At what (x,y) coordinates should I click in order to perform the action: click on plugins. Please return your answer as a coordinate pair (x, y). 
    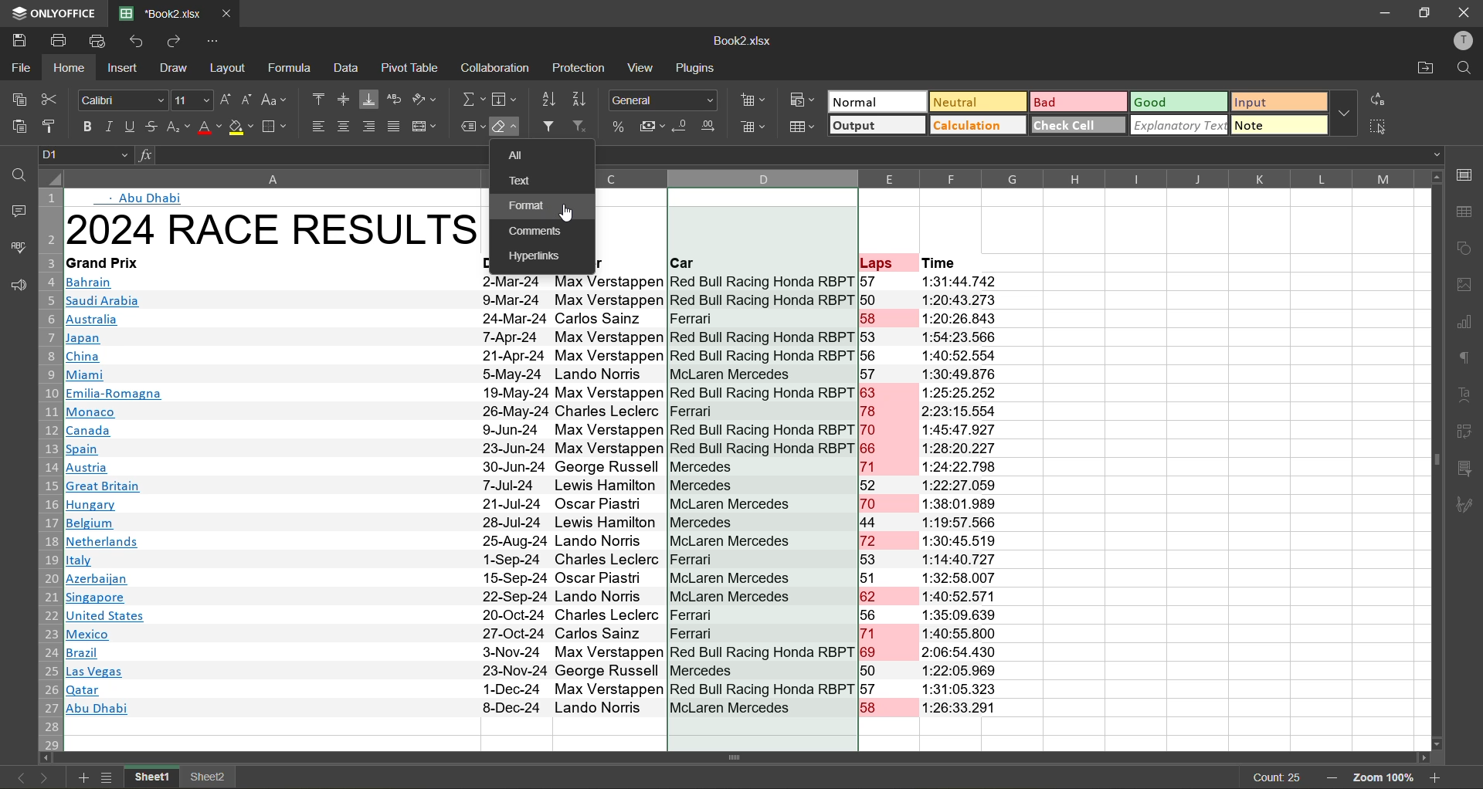
    Looking at the image, I should click on (695, 68).